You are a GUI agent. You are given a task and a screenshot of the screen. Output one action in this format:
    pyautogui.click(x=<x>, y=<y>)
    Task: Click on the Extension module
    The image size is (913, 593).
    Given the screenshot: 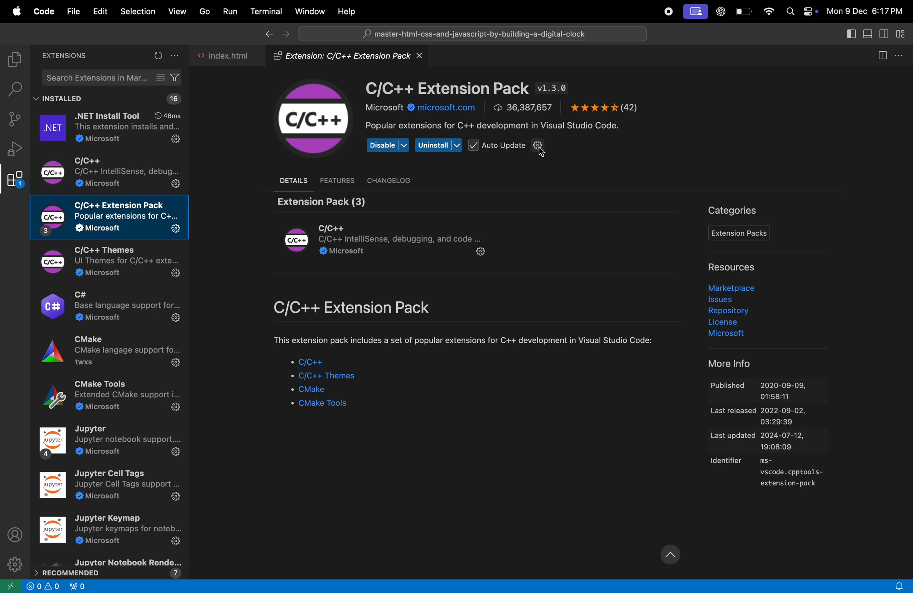 What is the action you would take?
    pyautogui.click(x=387, y=241)
    